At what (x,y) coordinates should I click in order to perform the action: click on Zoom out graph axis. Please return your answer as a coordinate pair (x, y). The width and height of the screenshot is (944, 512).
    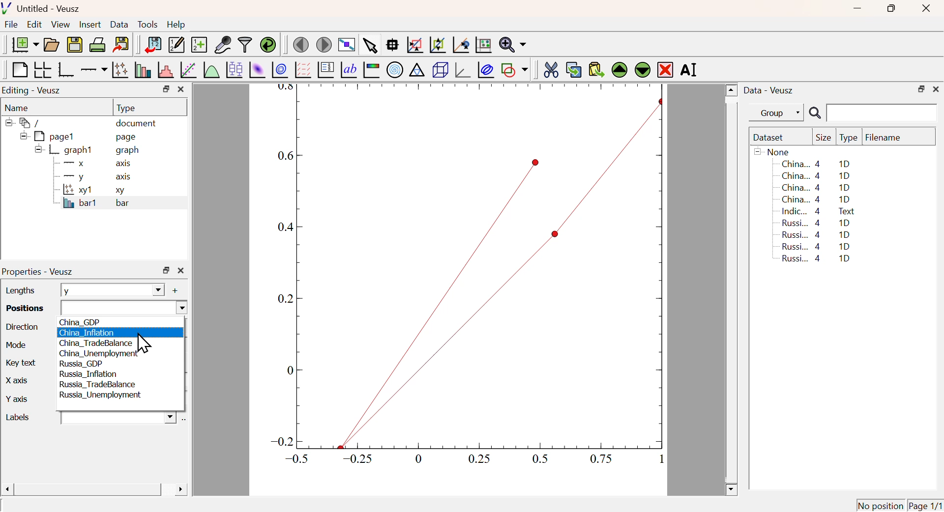
    Looking at the image, I should click on (437, 44).